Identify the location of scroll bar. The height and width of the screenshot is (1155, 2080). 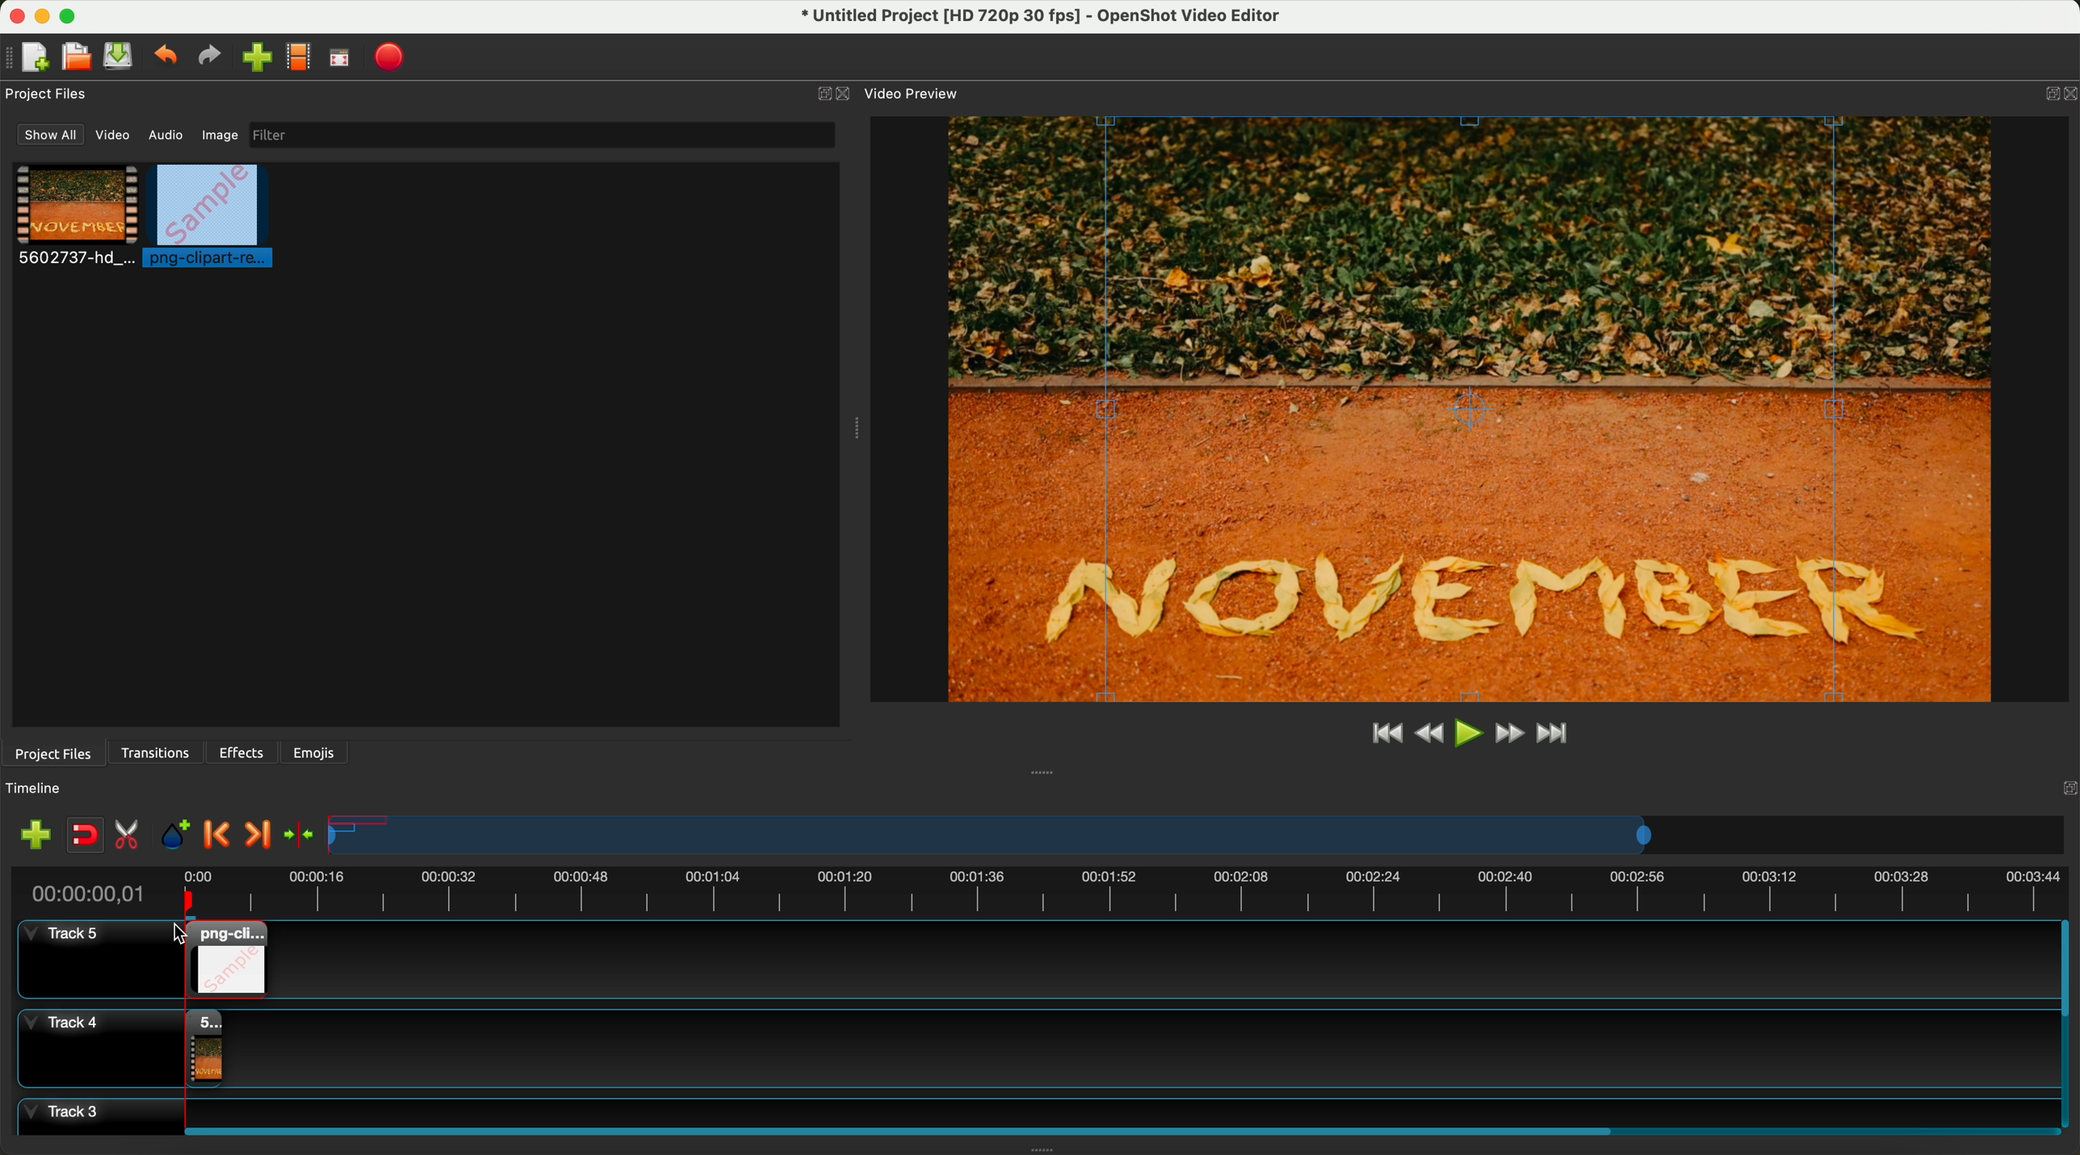
(2067, 1024).